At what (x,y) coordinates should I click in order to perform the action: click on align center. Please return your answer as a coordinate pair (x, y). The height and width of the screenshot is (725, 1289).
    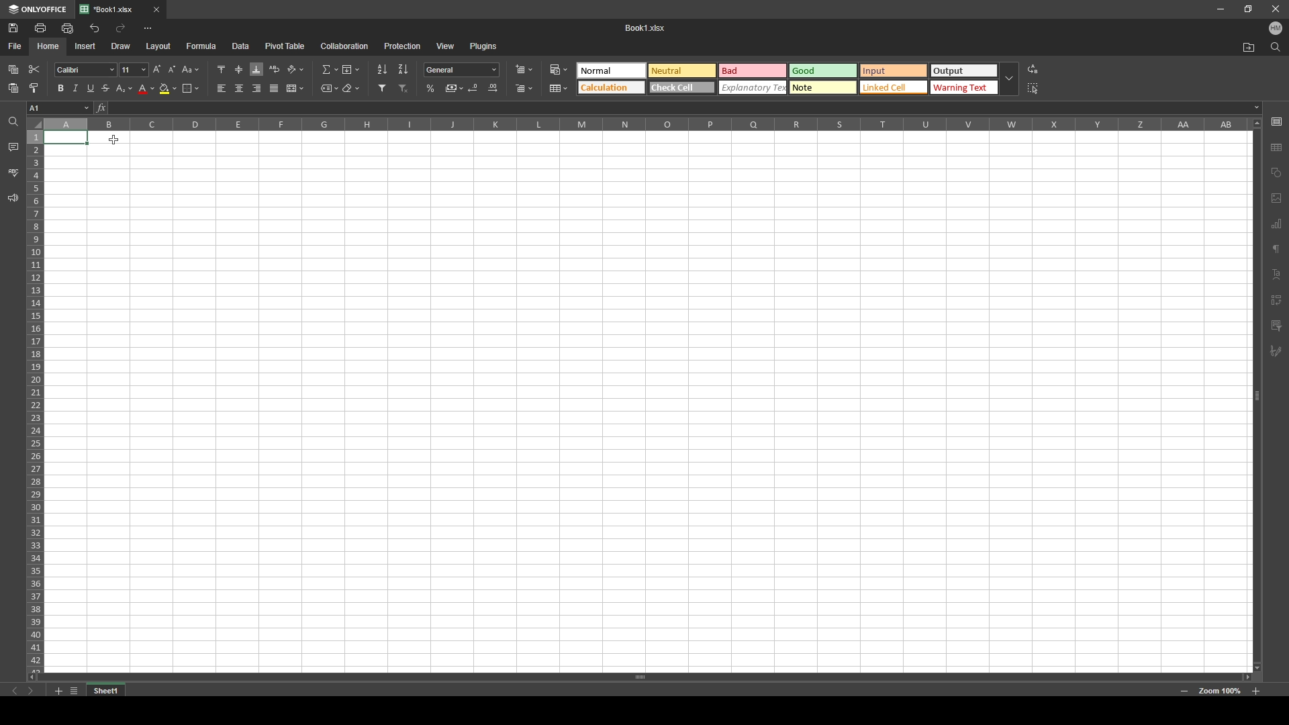
    Looking at the image, I should click on (240, 88).